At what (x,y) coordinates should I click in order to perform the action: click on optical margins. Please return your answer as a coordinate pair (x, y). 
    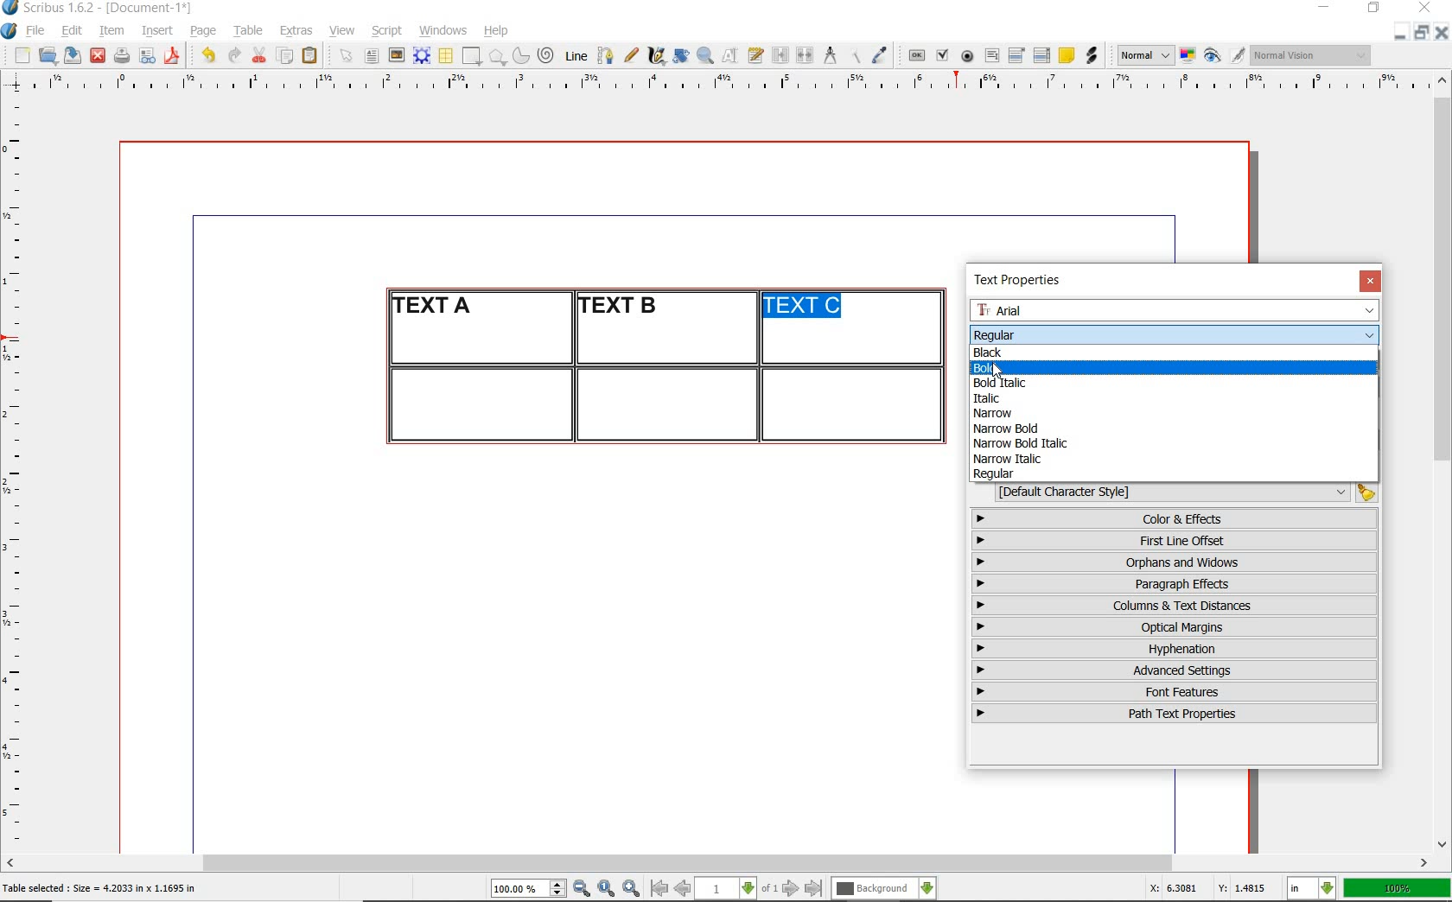
    Looking at the image, I should click on (1175, 627).